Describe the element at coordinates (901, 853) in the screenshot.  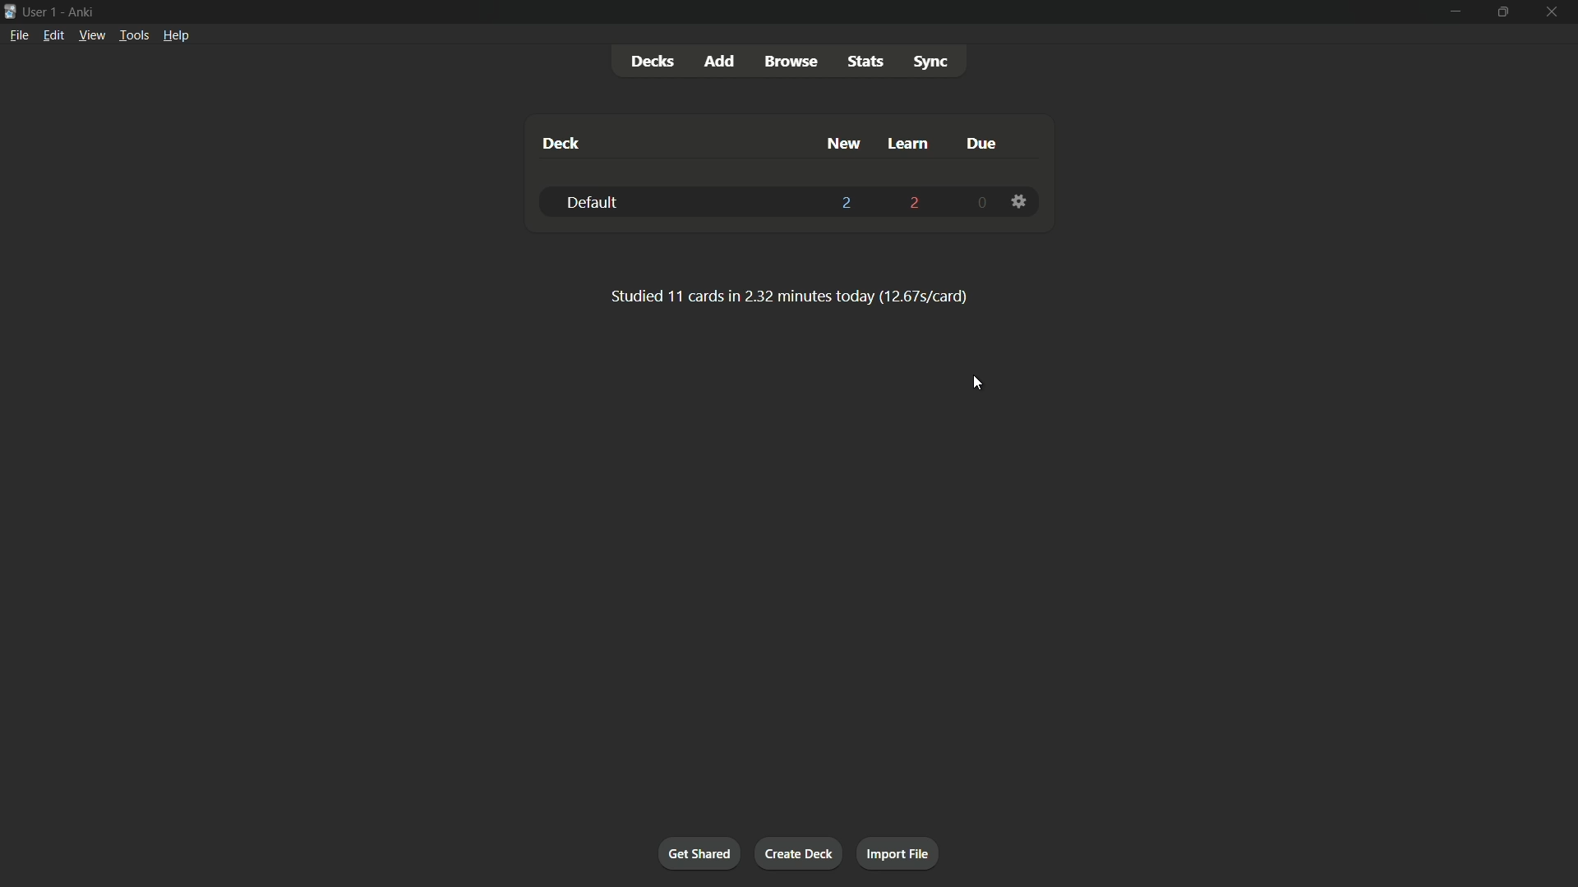
I see `import file` at that location.